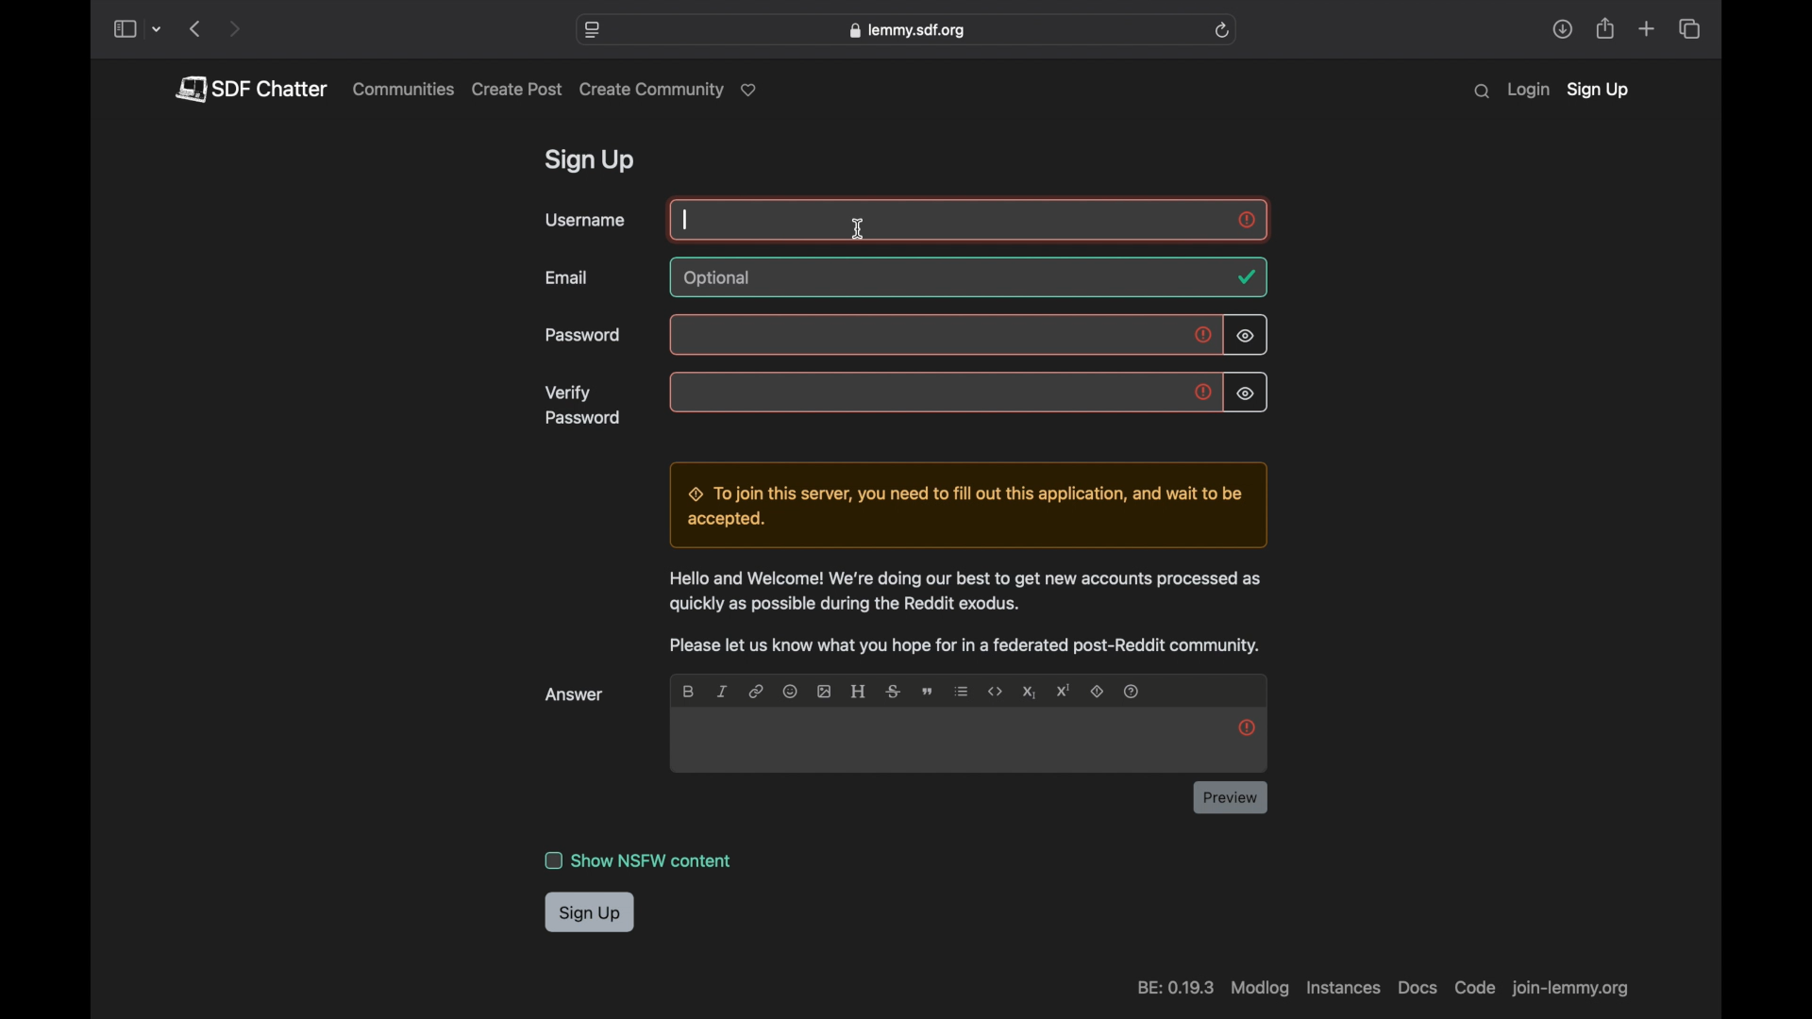 The width and height of the screenshot is (1812, 1019). What do you see at coordinates (966, 612) in the screenshot?
I see `info` at bounding box center [966, 612].